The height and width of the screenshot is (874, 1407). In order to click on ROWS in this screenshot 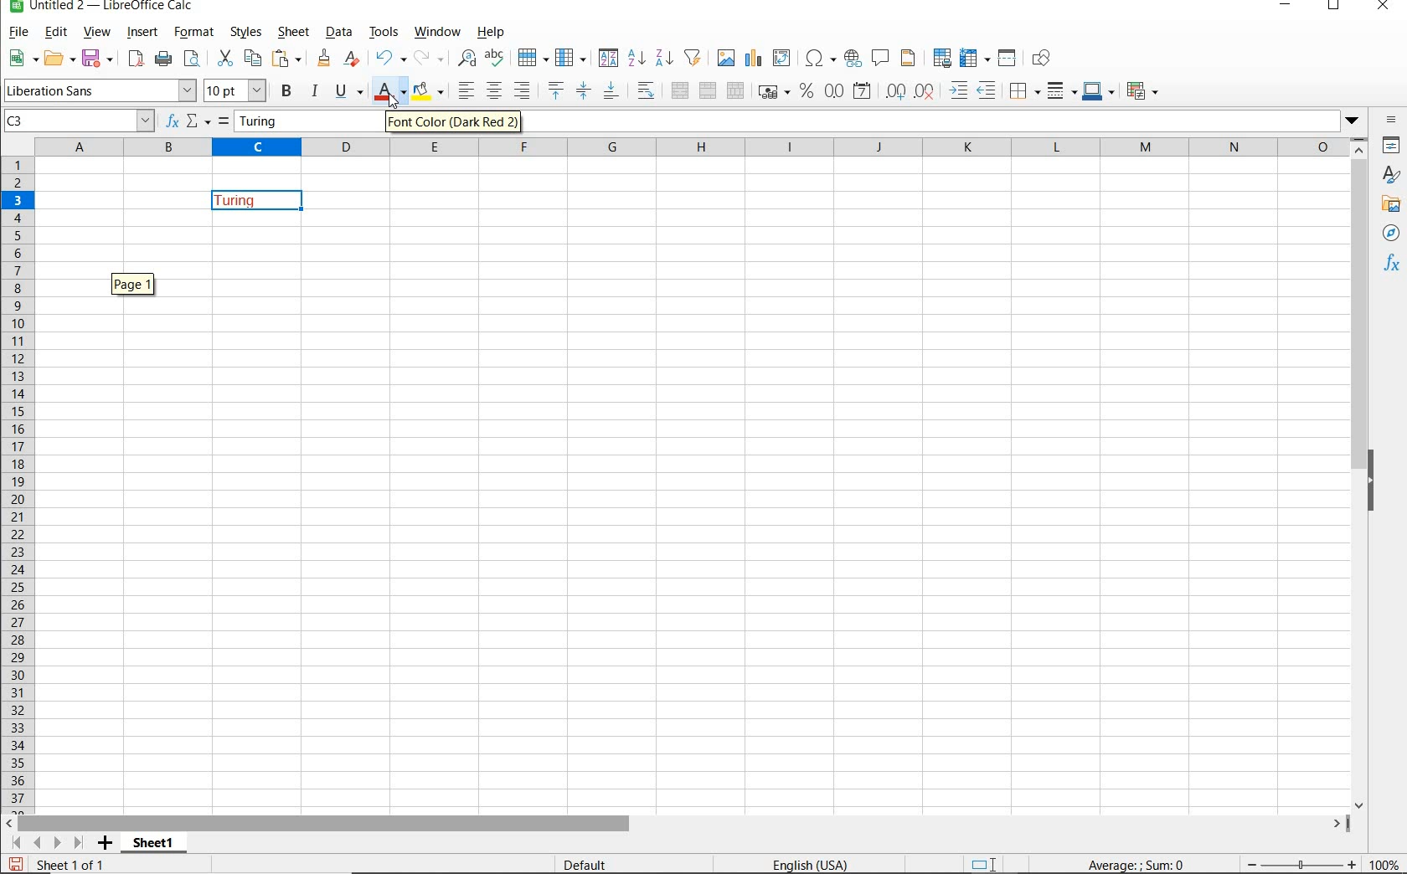, I will do `click(18, 482)`.